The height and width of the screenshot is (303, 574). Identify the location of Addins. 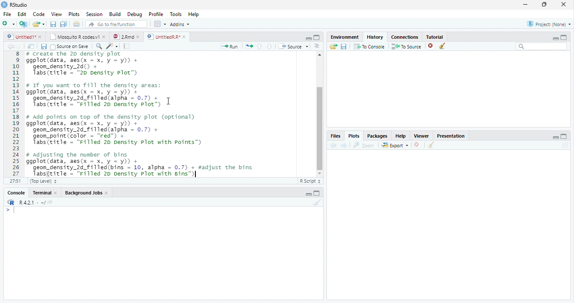
(179, 24).